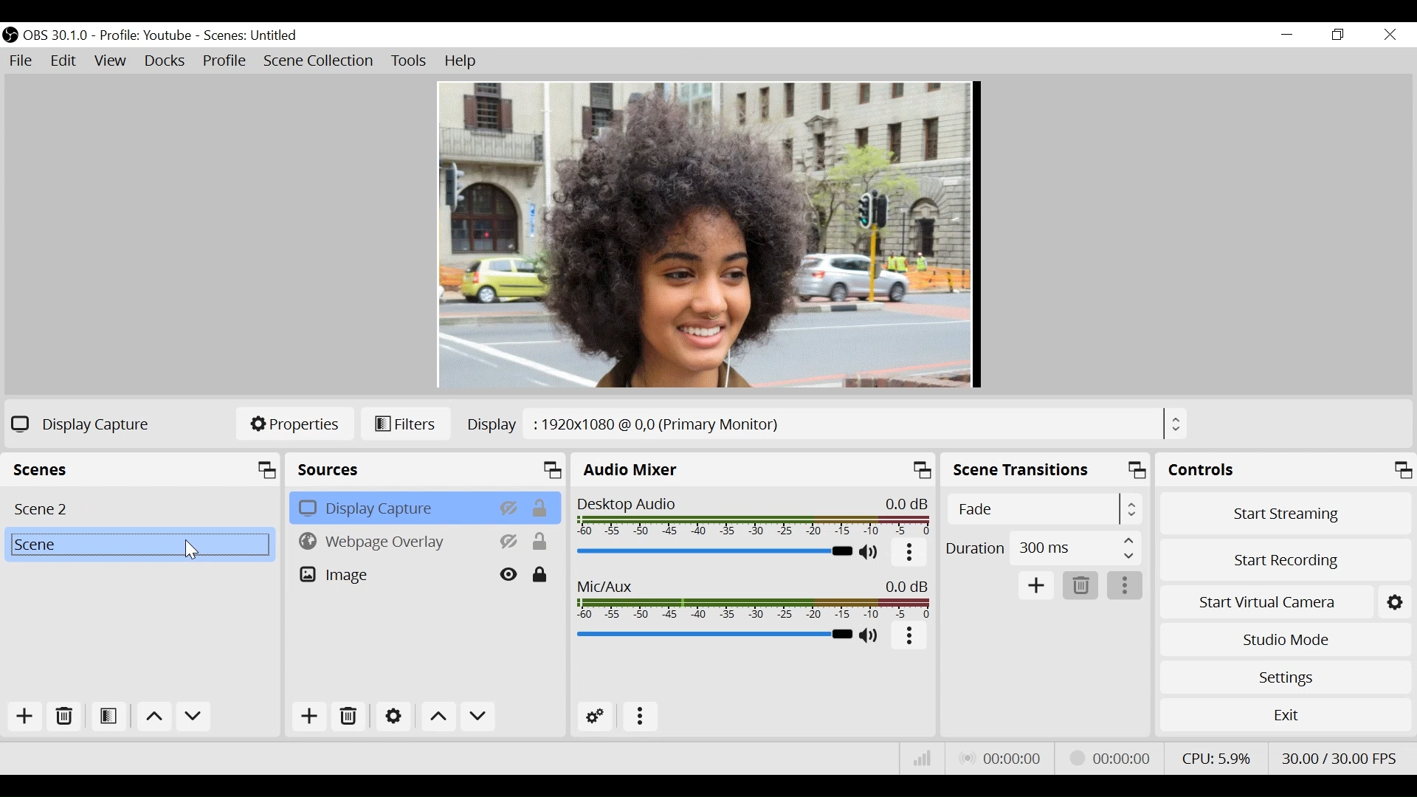 This screenshot has width=1417, height=797. What do you see at coordinates (193, 717) in the screenshot?
I see `Move down` at bounding box center [193, 717].